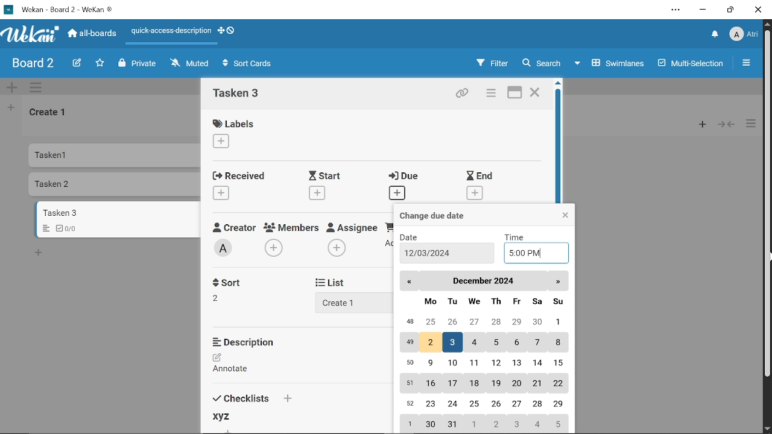  Describe the element at coordinates (316, 192) in the screenshot. I see `Add start date` at that location.